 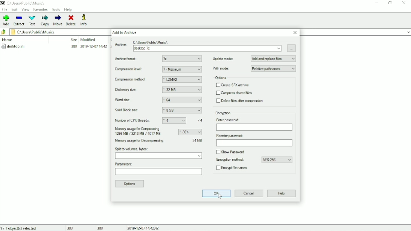 What do you see at coordinates (274, 68) in the screenshot?
I see `Relative pathnames` at bounding box center [274, 68].